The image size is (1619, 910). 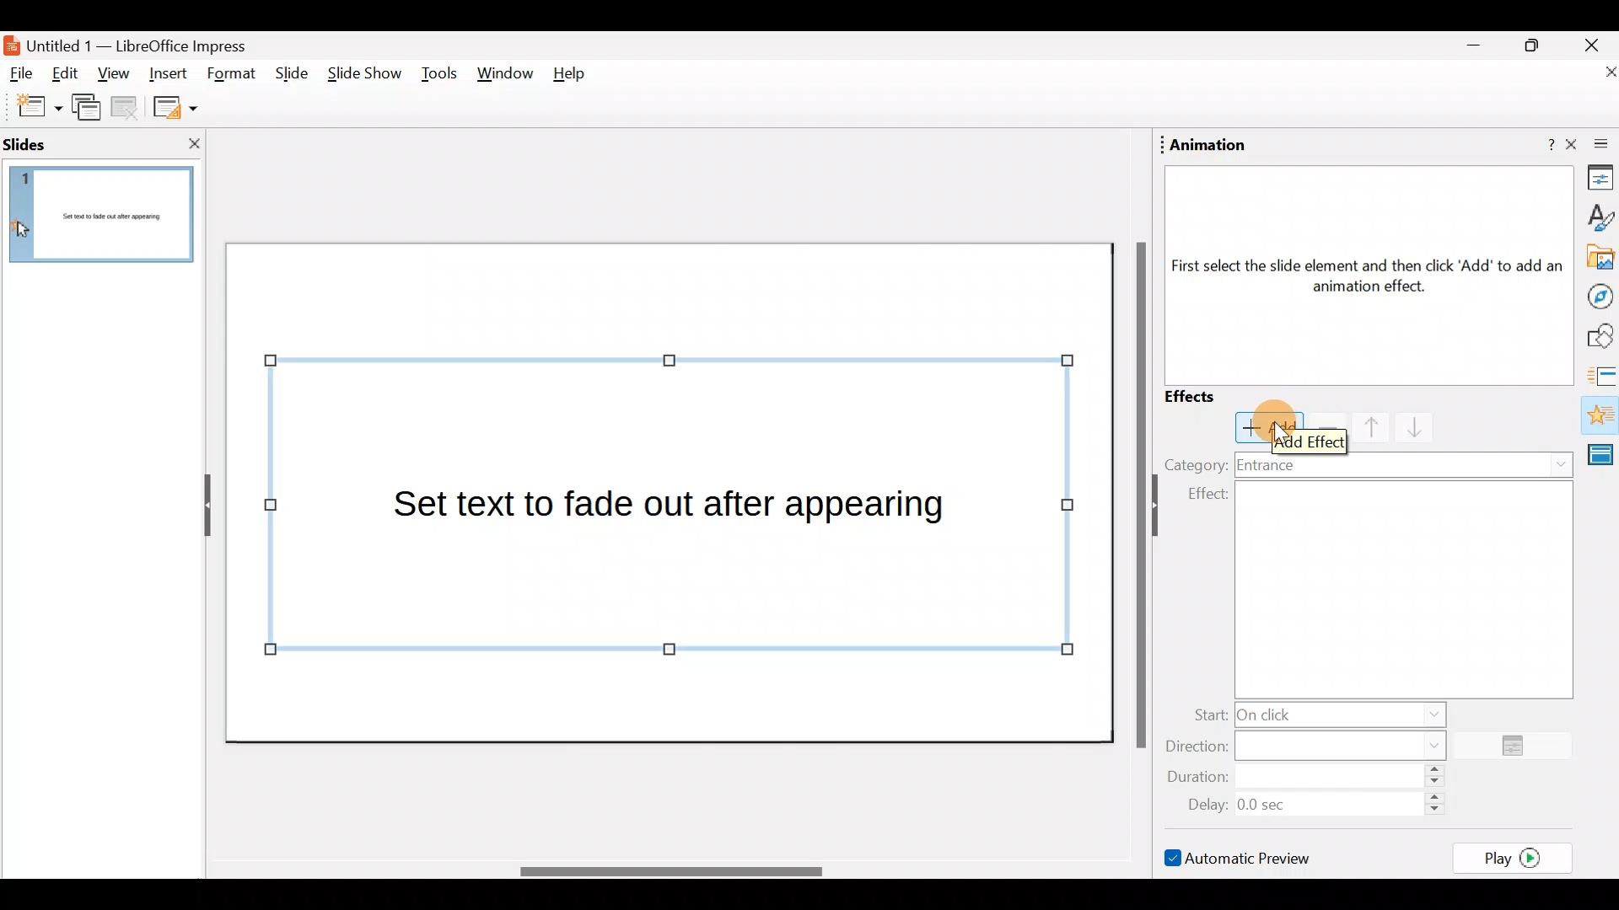 What do you see at coordinates (1361, 426) in the screenshot?
I see `Move up` at bounding box center [1361, 426].